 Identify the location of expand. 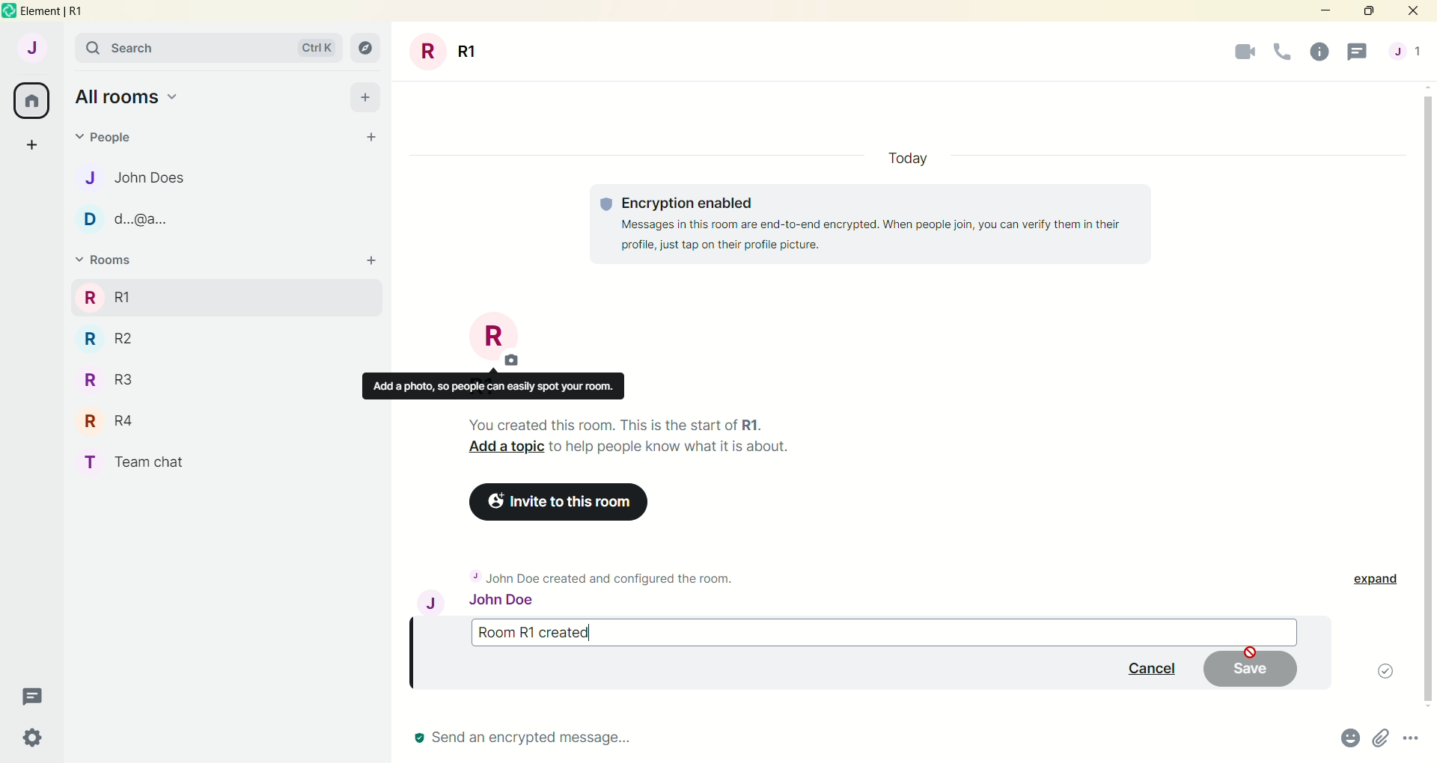
(1371, 577).